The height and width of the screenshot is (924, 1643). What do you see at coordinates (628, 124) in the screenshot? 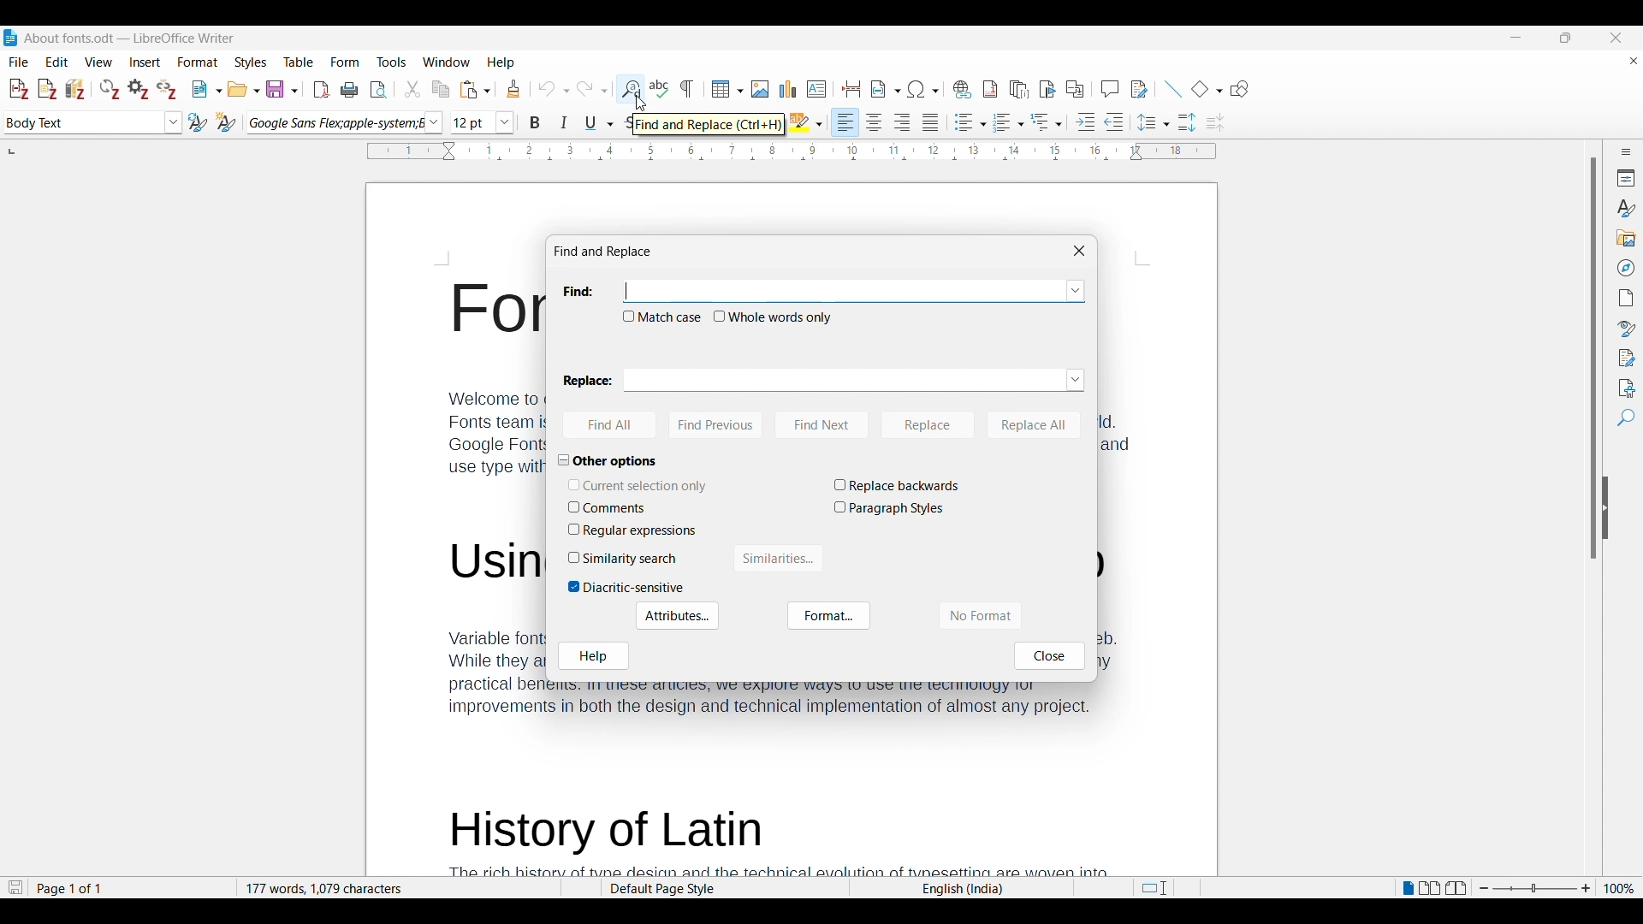
I see `Strikethrough` at bounding box center [628, 124].